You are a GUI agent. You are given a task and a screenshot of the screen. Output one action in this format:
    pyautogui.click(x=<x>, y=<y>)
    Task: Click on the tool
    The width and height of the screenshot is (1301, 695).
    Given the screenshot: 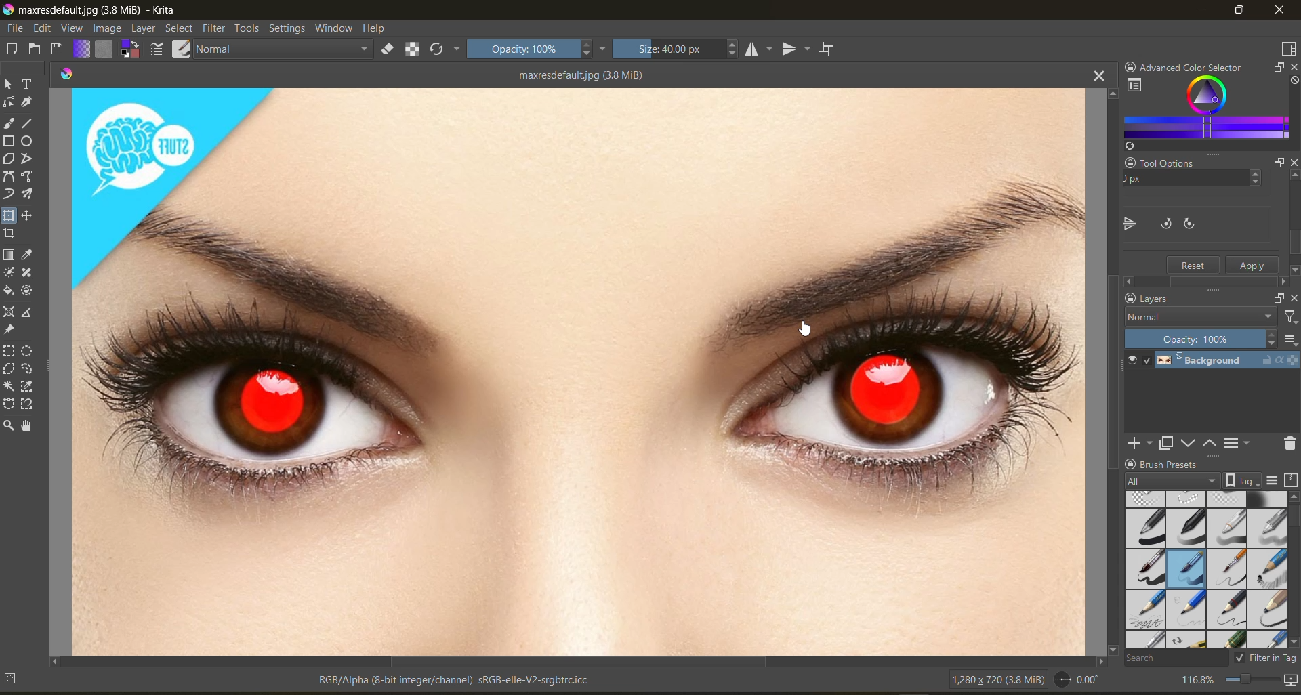 What is the action you would take?
    pyautogui.click(x=8, y=290)
    